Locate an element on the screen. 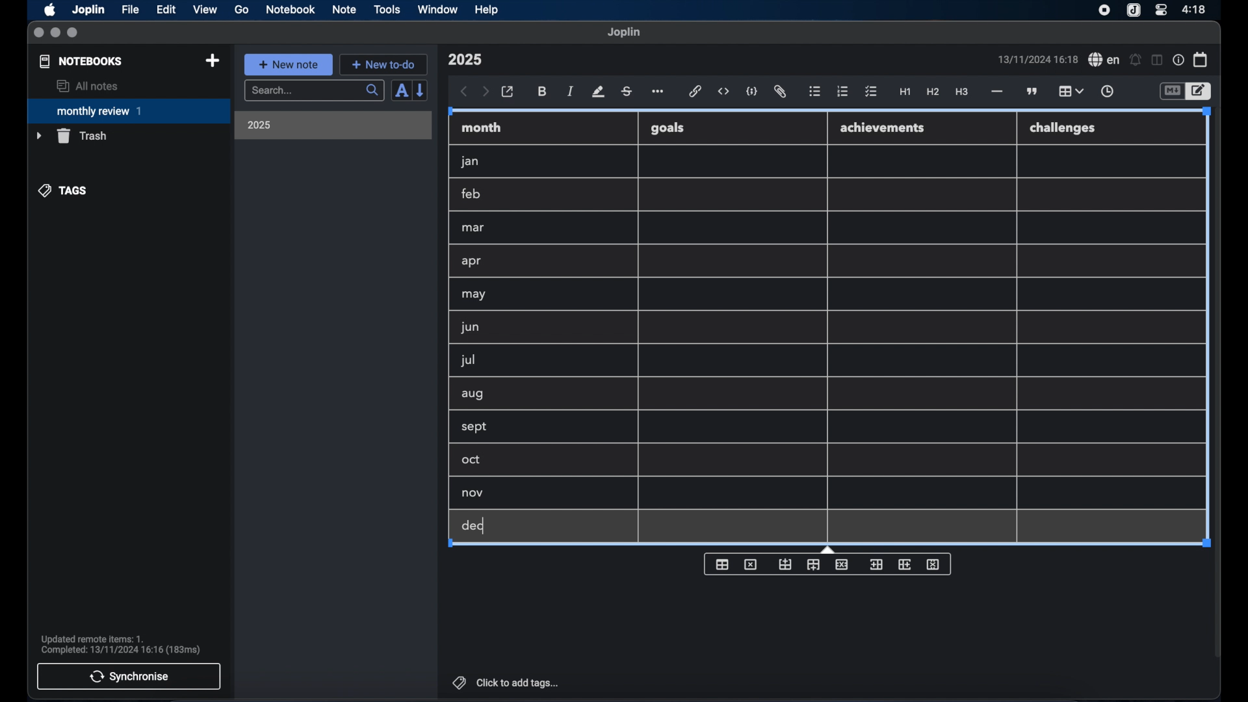  notebooks is located at coordinates (81, 61).